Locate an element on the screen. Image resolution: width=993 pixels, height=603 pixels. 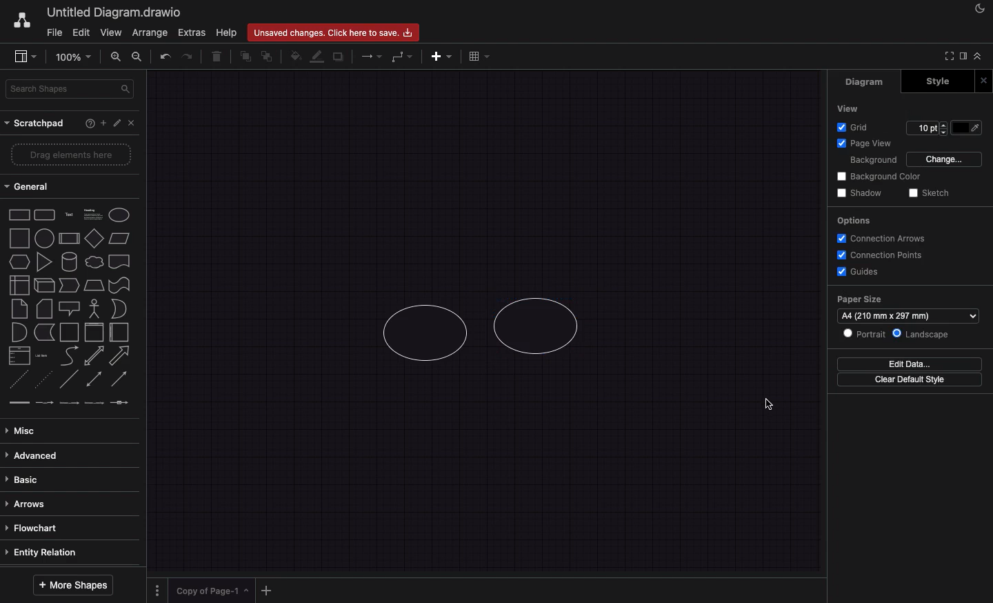
triangle is located at coordinates (44, 262).